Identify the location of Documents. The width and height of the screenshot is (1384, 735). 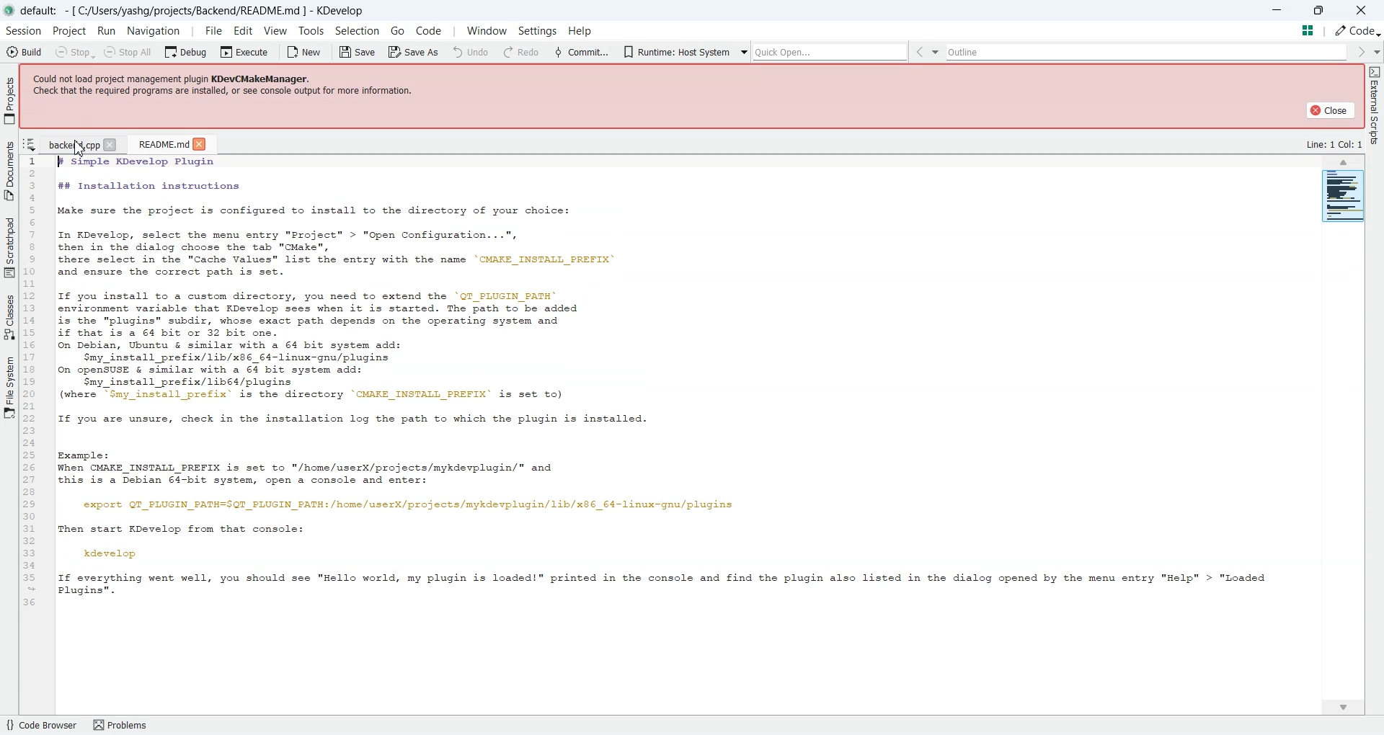
(9, 169).